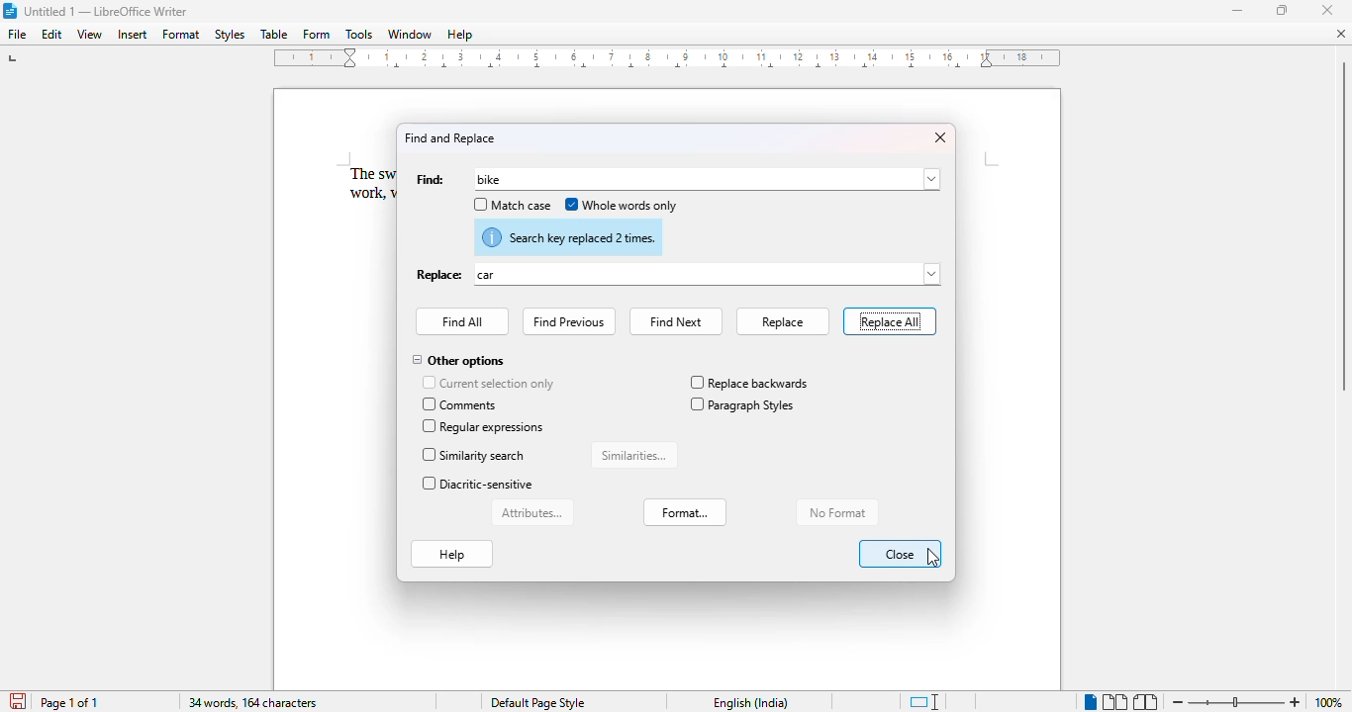  Describe the element at coordinates (1343, 224) in the screenshot. I see `Vertical scroll bar` at that location.